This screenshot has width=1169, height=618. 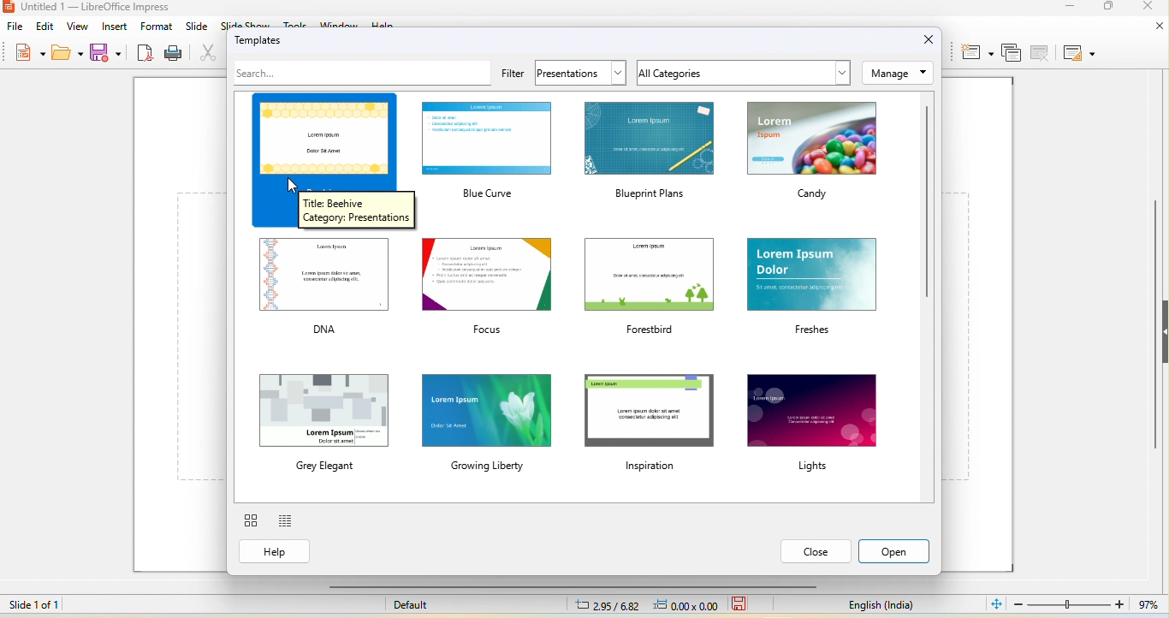 What do you see at coordinates (108, 51) in the screenshot?
I see `save` at bounding box center [108, 51].